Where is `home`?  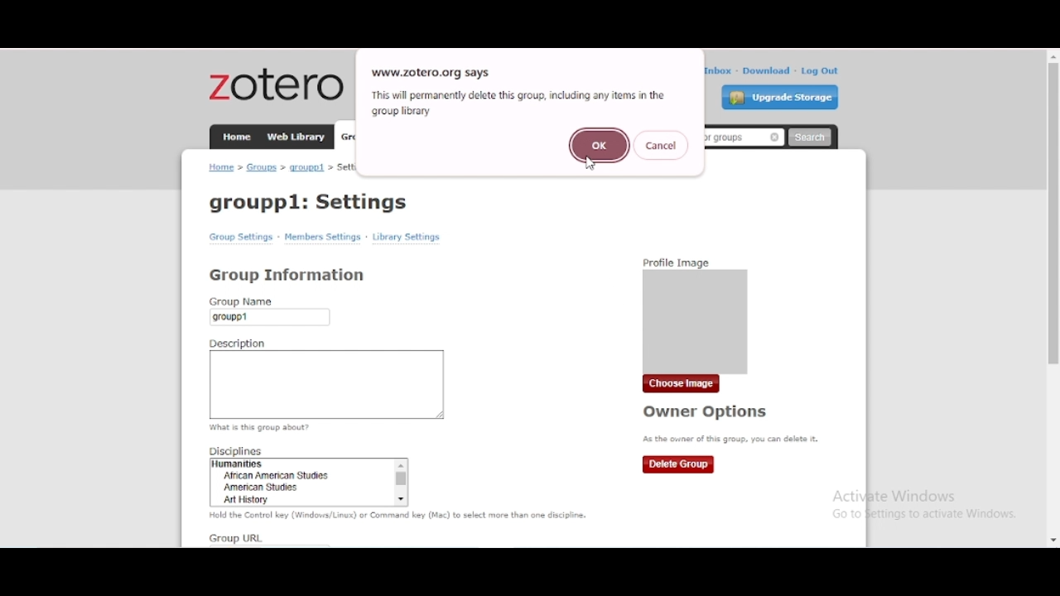 home is located at coordinates (221, 166).